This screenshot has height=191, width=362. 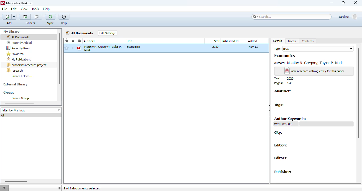 I want to click on profile, so click(x=349, y=16).